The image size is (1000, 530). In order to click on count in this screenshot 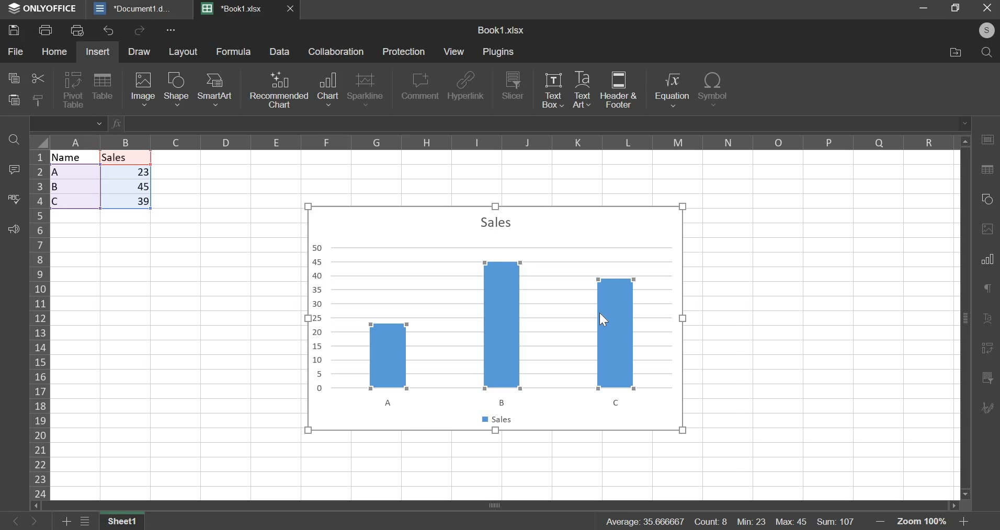, I will do `click(711, 520)`.